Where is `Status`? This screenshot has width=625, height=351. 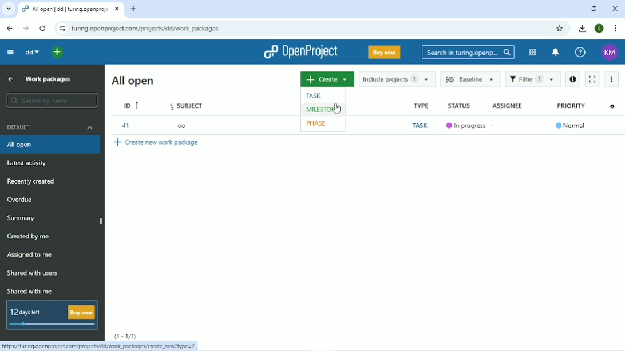
Status is located at coordinates (460, 105).